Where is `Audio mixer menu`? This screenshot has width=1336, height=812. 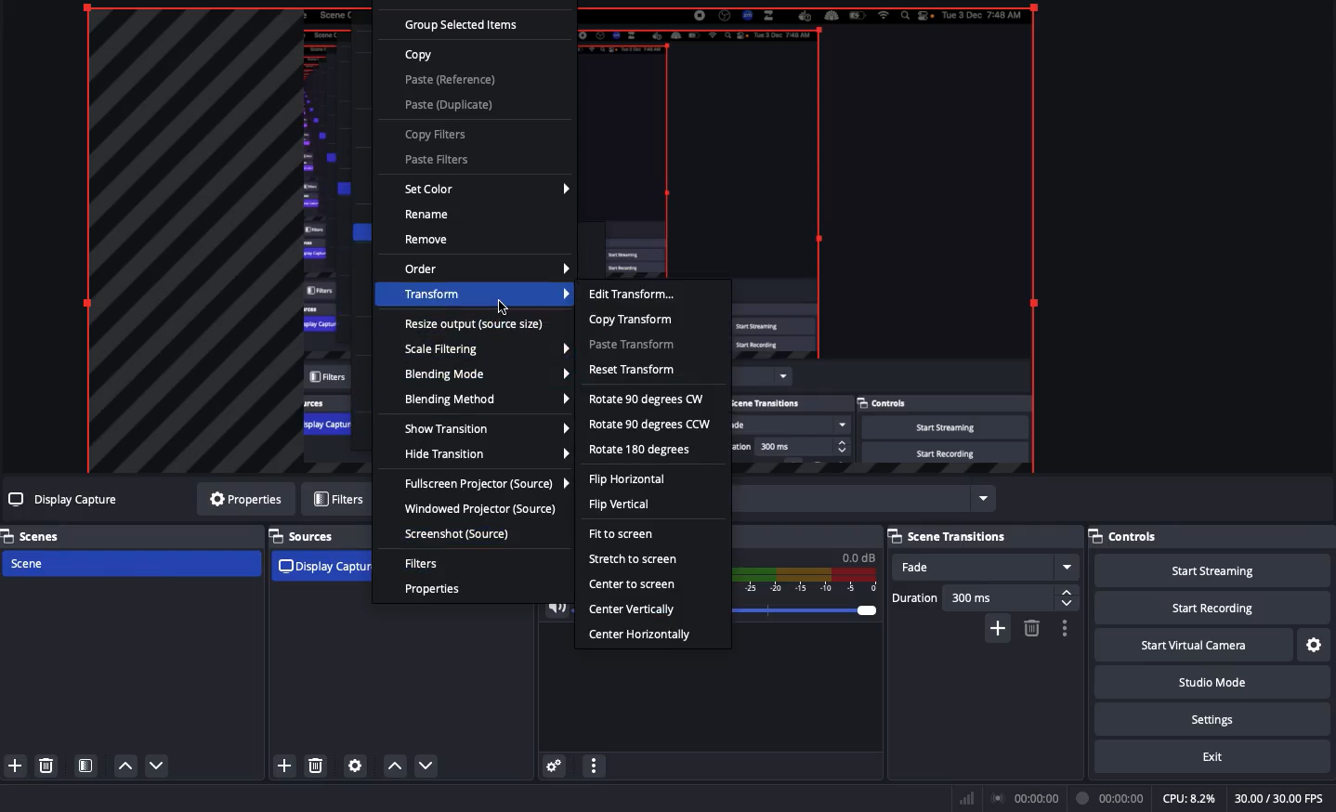 Audio mixer menu is located at coordinates (595, 764).